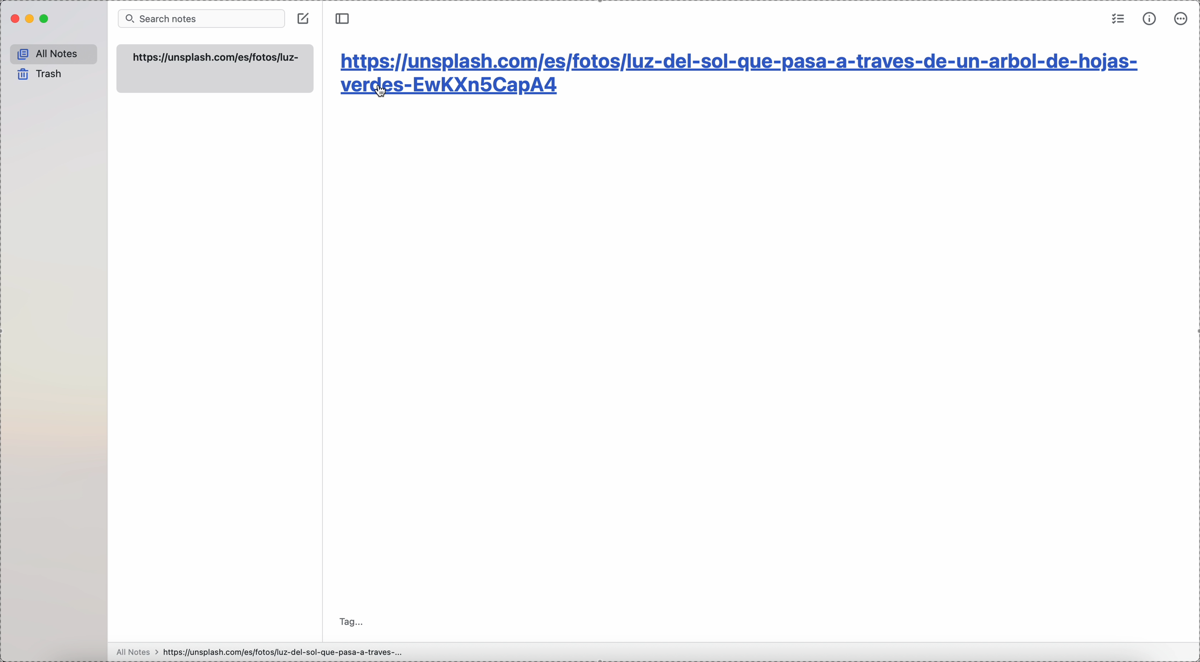 The image size is (1200, 662). What do you see at coordinates (304, 18) in the screenshot?
I see `create note` at bounding box center [304, 18].